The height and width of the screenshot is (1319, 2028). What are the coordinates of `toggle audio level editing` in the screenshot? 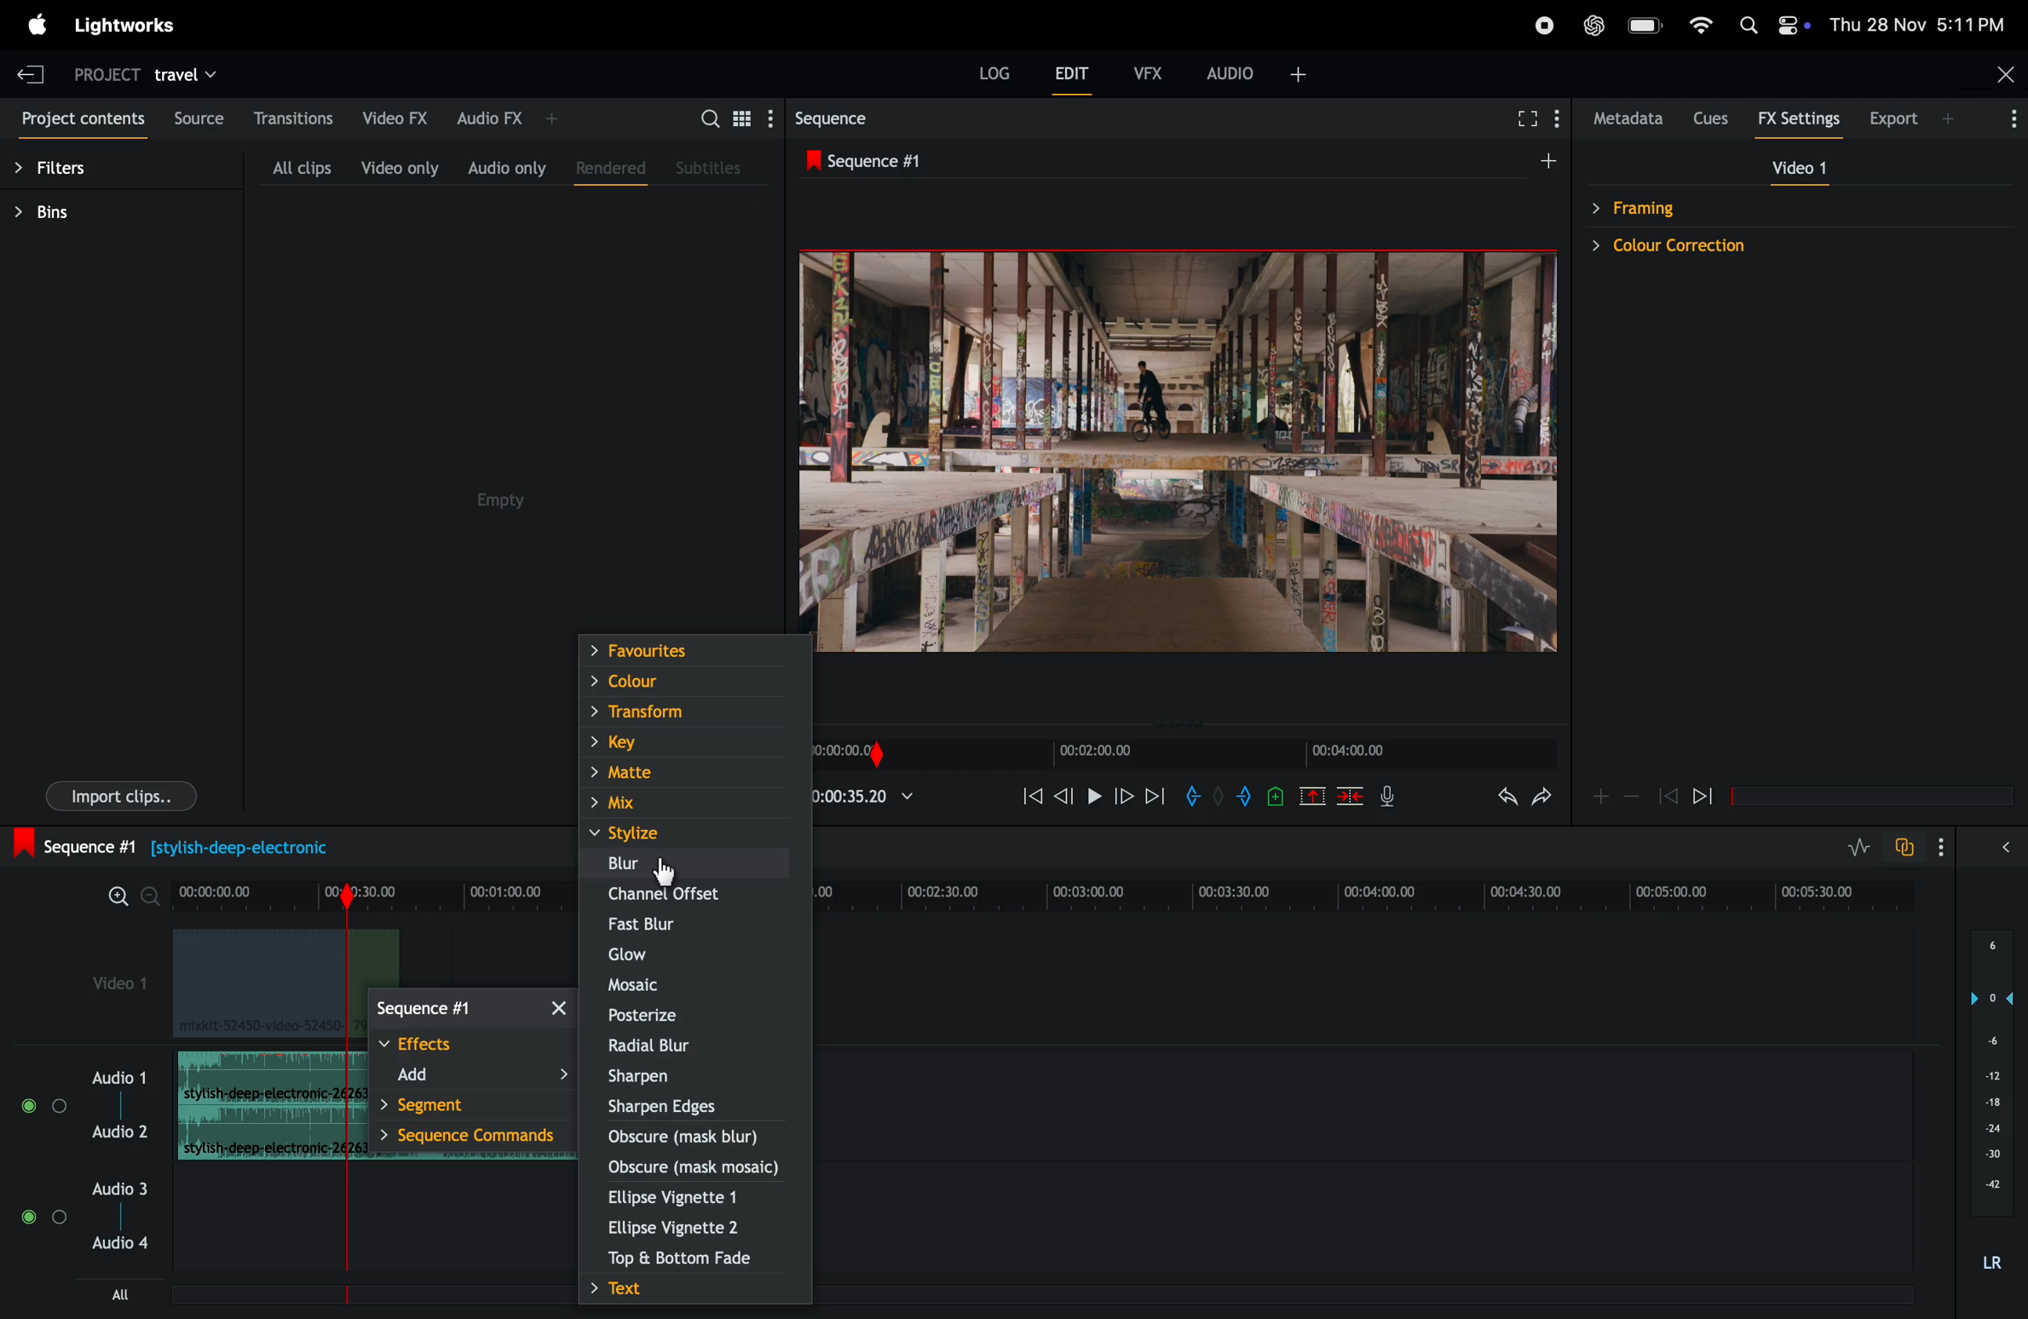 It's located at (1851, 846).